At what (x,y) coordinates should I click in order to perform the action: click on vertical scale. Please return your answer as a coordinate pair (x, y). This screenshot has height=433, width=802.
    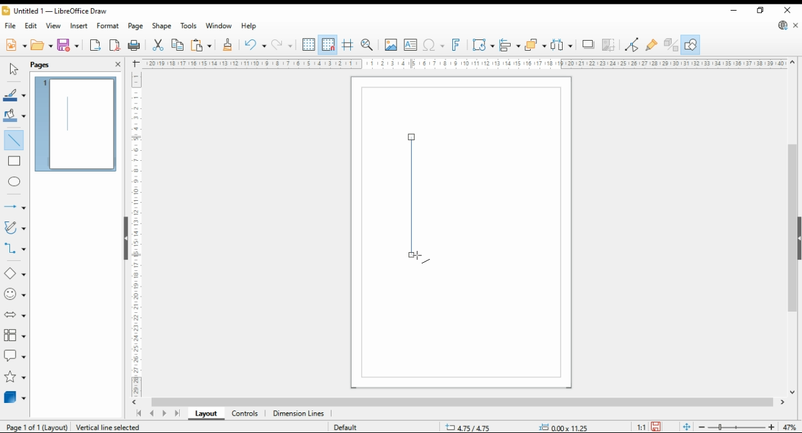
    Looking at the image, I should click on (135, 232).